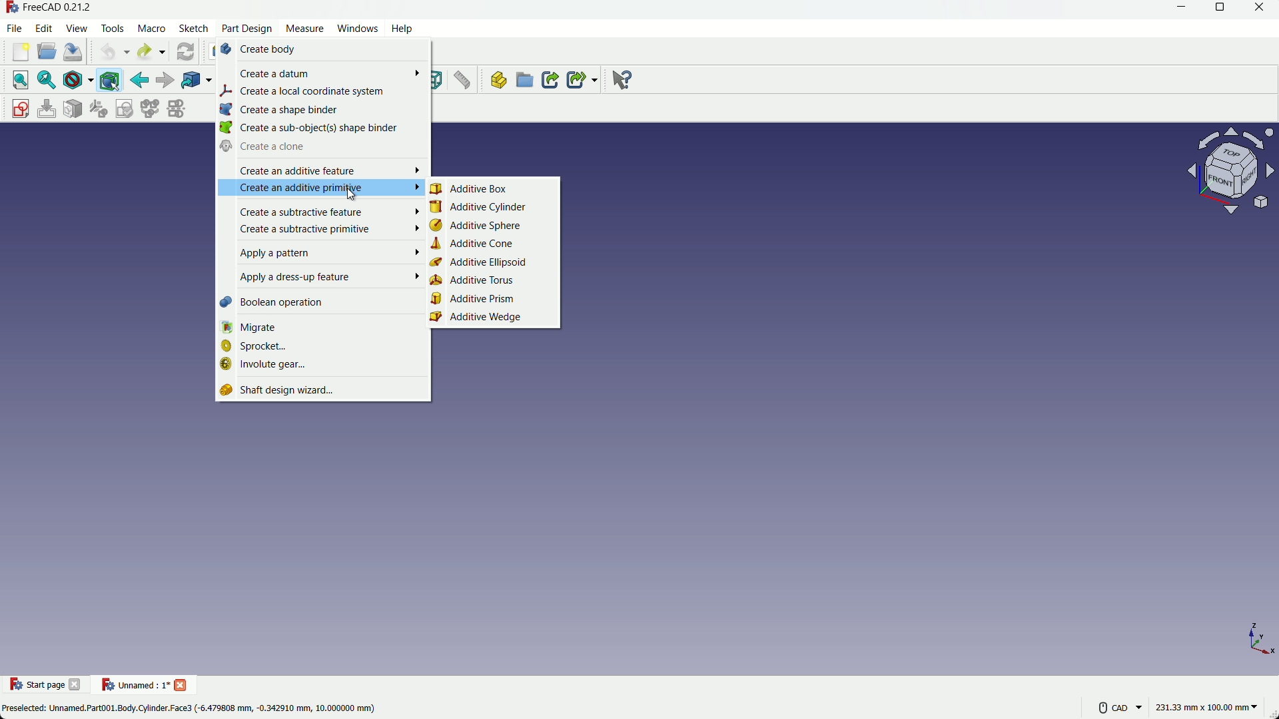  Describe the element at coordinates (193, 29) in the screenshot. I see `sketch menu` at that location.